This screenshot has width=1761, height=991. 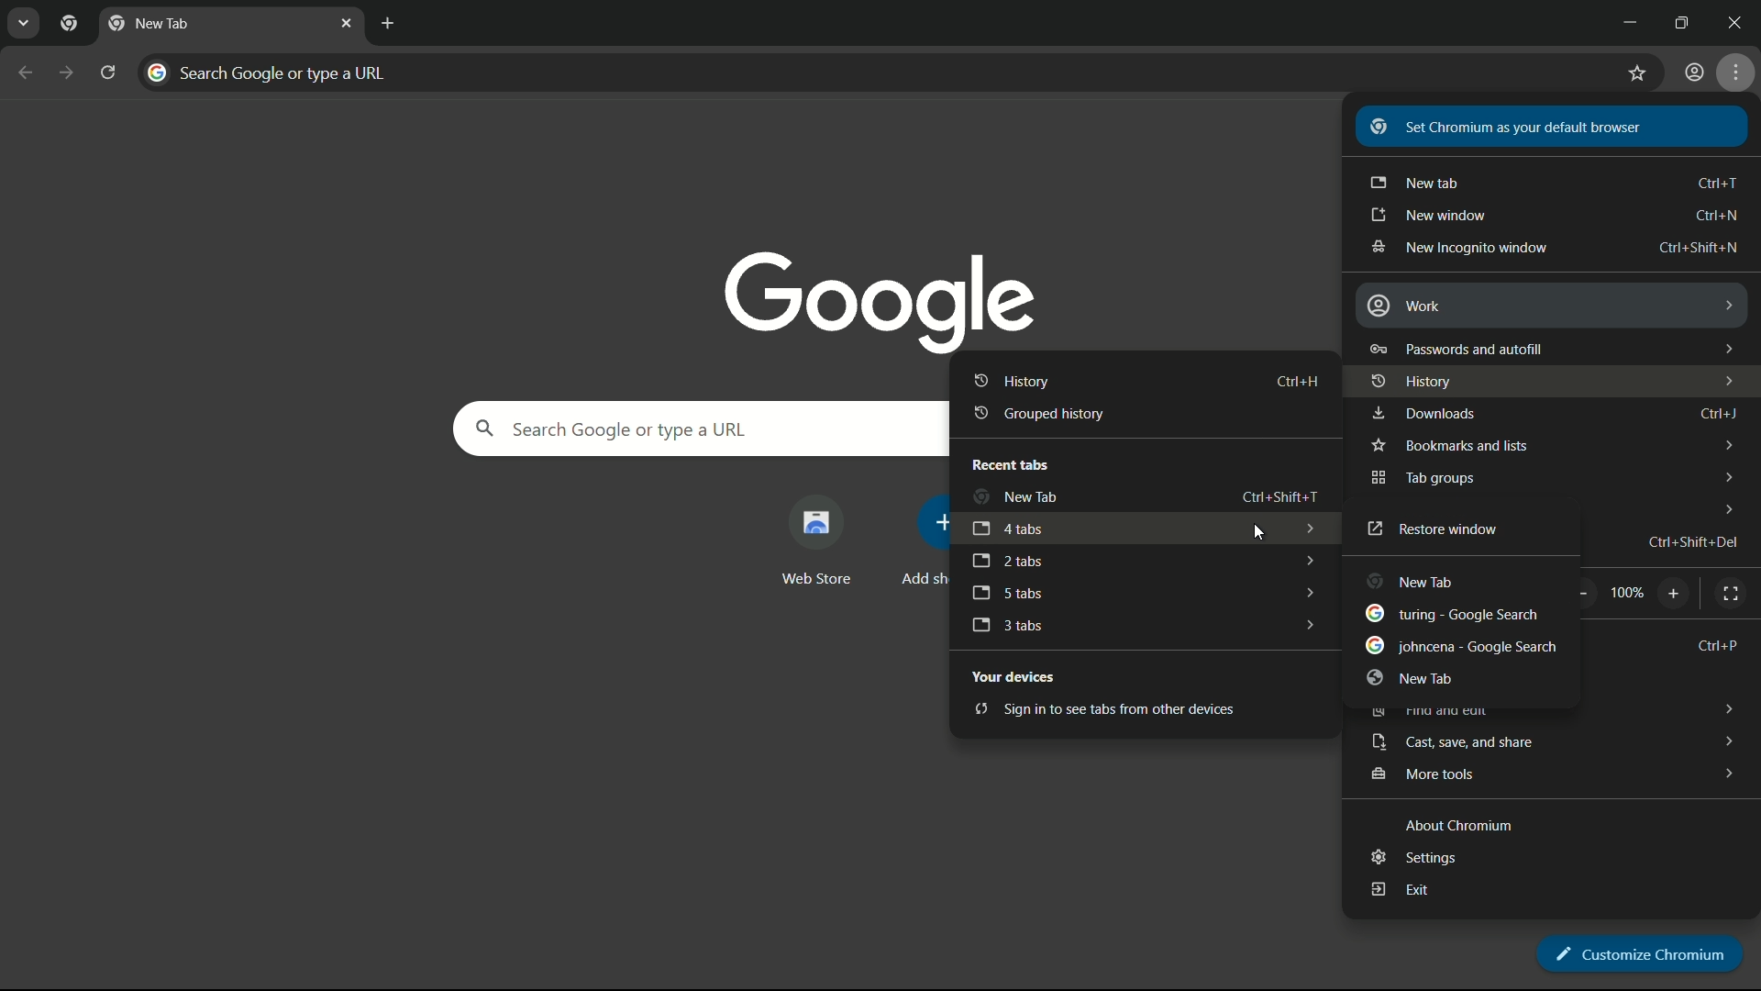 What do you see at coordinates (1430, 530) in the screenshot?
I see `restore window` at bounding box center [1430, 530].